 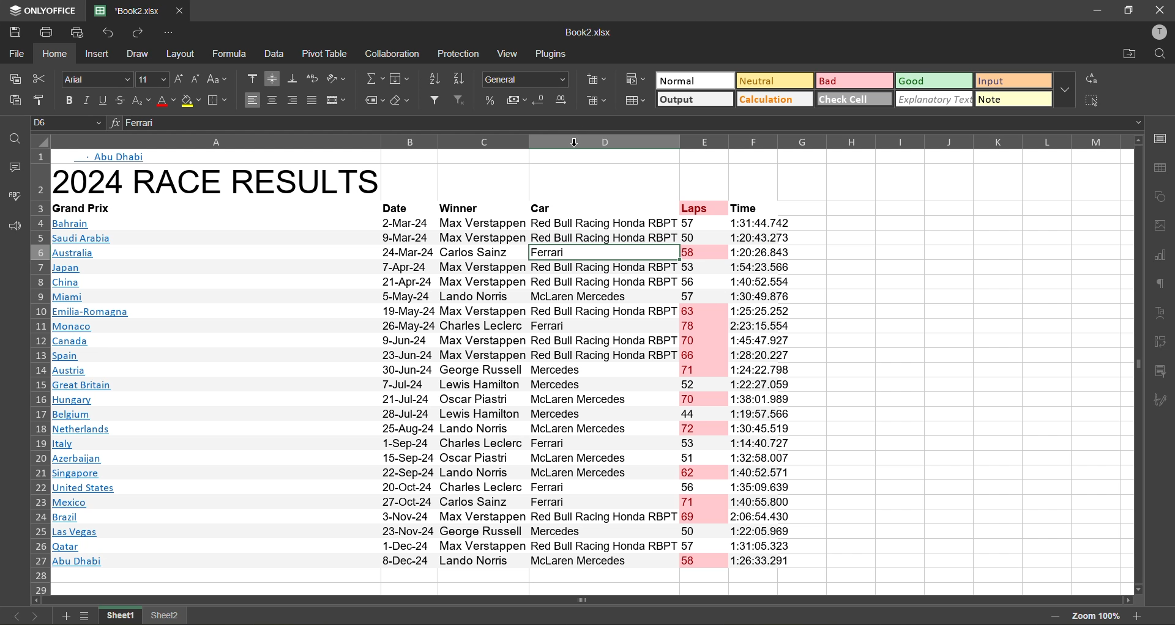 What do you see at coordinates (1091, 79) in the screenshot?
I see `replace` at bounding box center [1091, 79].